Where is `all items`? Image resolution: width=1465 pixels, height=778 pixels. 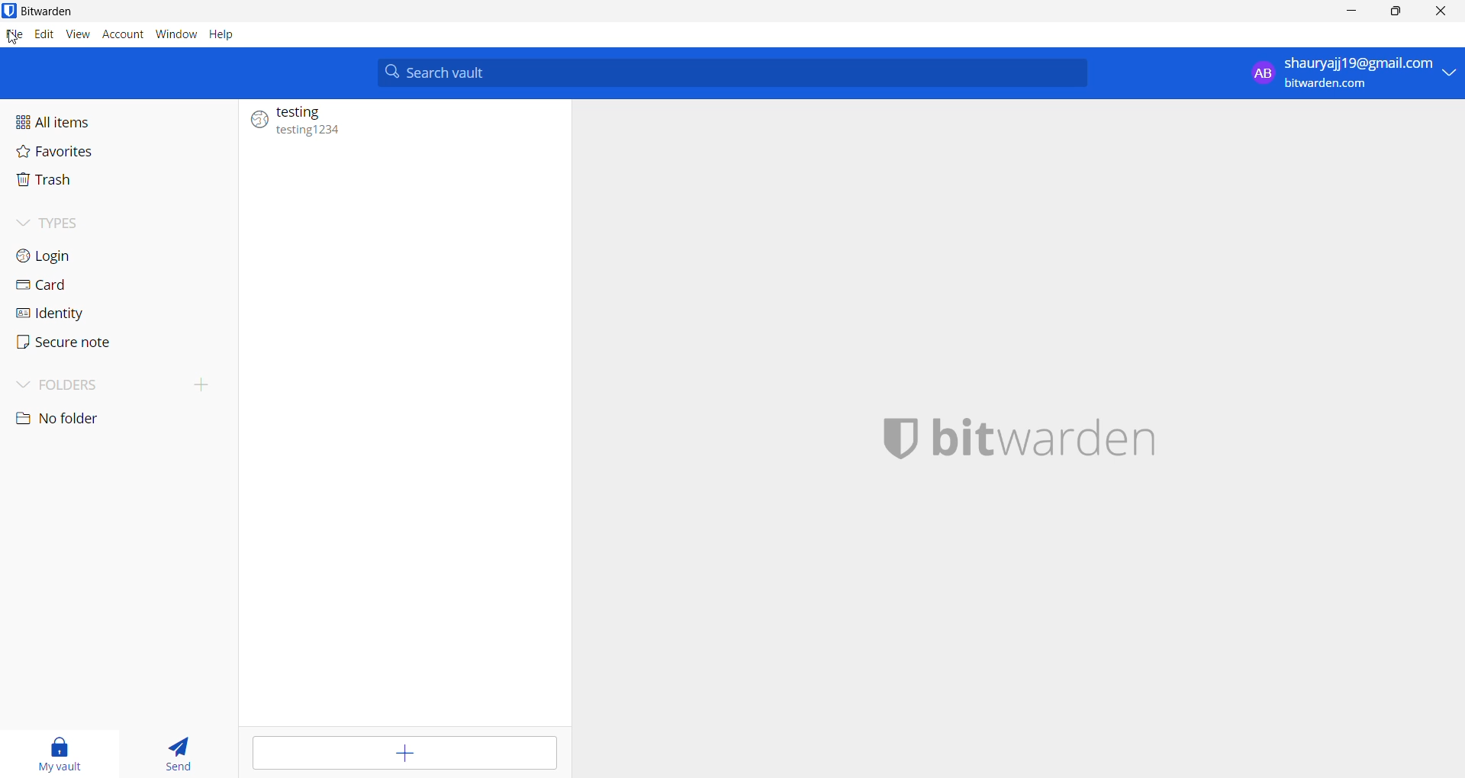
all items is located at coordinates (72, 121).